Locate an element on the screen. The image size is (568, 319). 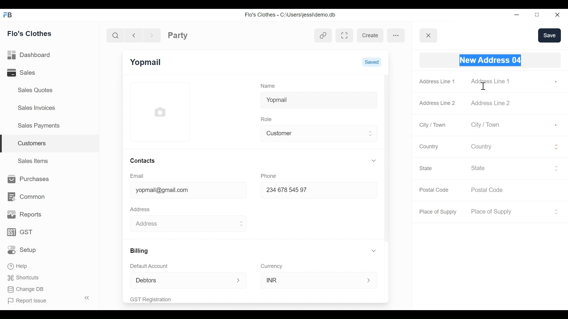
Place of Supply is located at coordinates (439, 212).